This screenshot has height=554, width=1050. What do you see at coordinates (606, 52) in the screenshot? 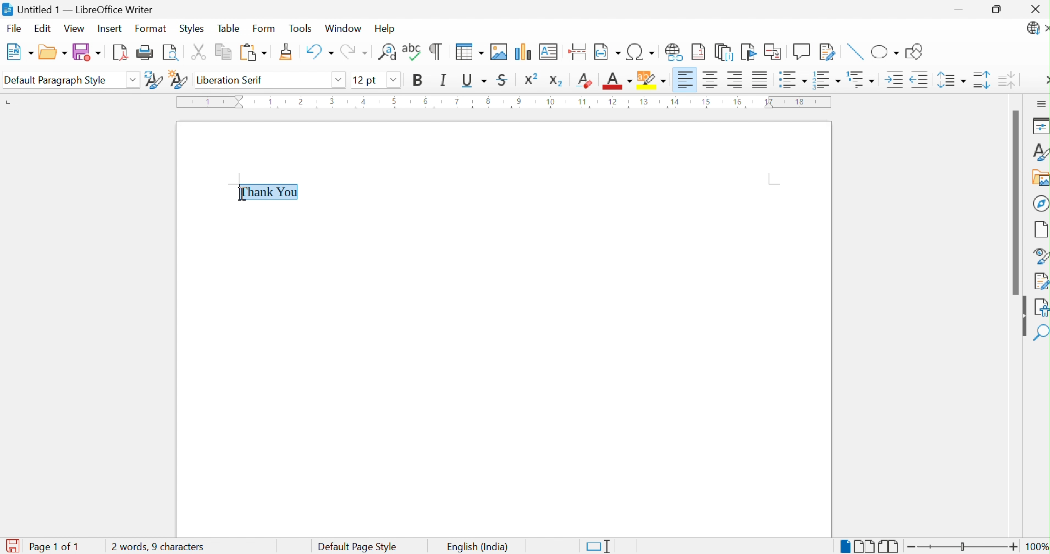
I see `Insert Field` at bounding box center [606, 52].